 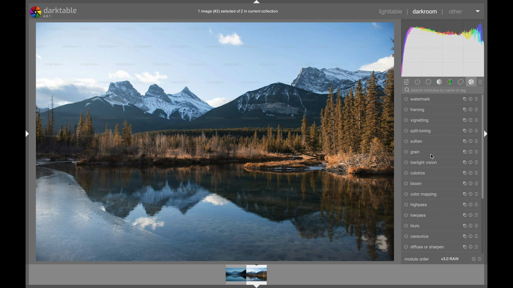 What do you see at coordinates (418, 99) in the screenshot?
I see `watermark` at bounding box center [418, 99].